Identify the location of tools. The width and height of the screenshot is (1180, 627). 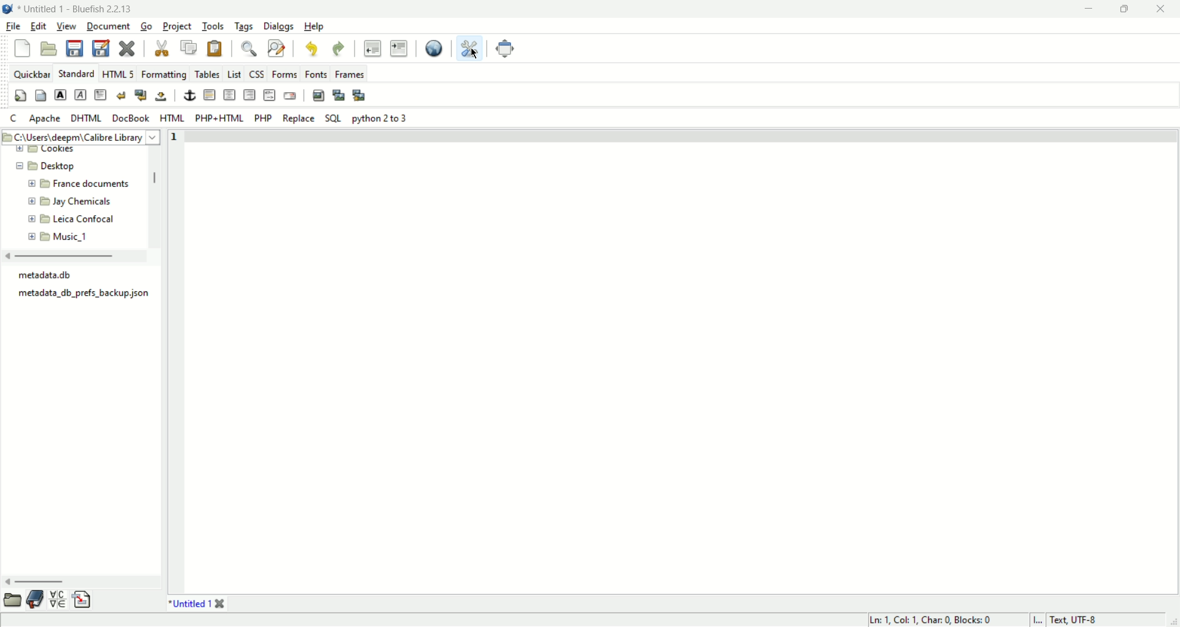
(213, 26).